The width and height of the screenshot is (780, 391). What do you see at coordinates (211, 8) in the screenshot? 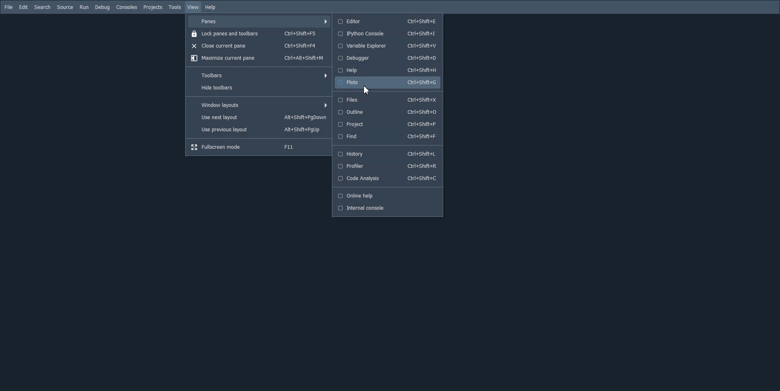
I see `Help` at bounding box center [211, 8].